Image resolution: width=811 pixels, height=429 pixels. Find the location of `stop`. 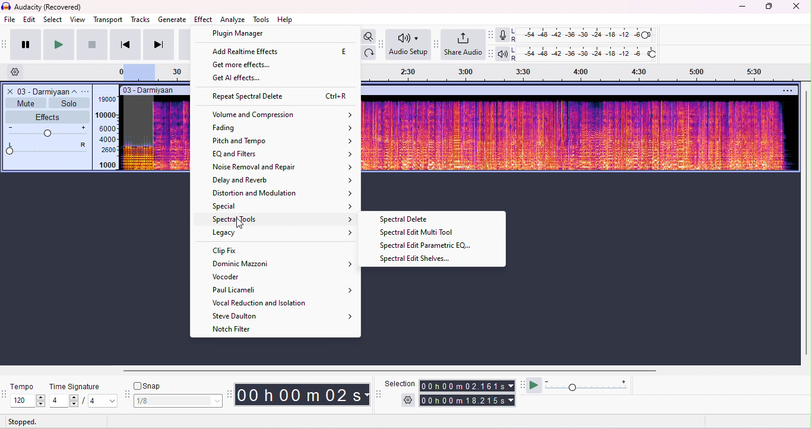

stop is located at coordinates (92, 44).